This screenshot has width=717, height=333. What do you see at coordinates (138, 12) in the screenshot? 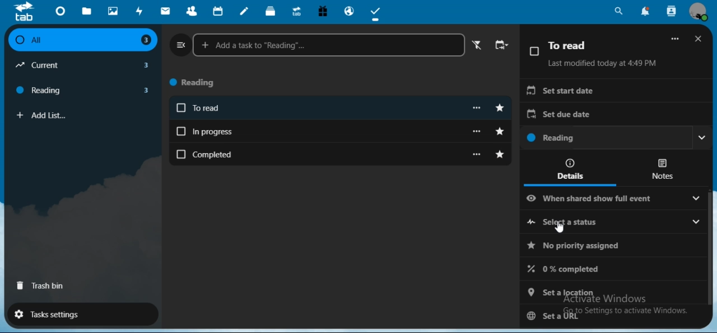
I see `activity` at bounding box center [138, 12].